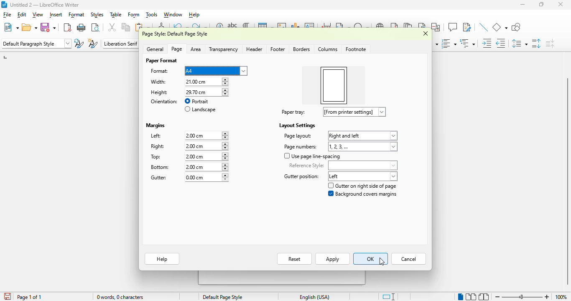 This screenshot has width=571, height=301. Describe the element at coordinates (340, 176) in the screenshot. I see `gutter position: left` at that location.